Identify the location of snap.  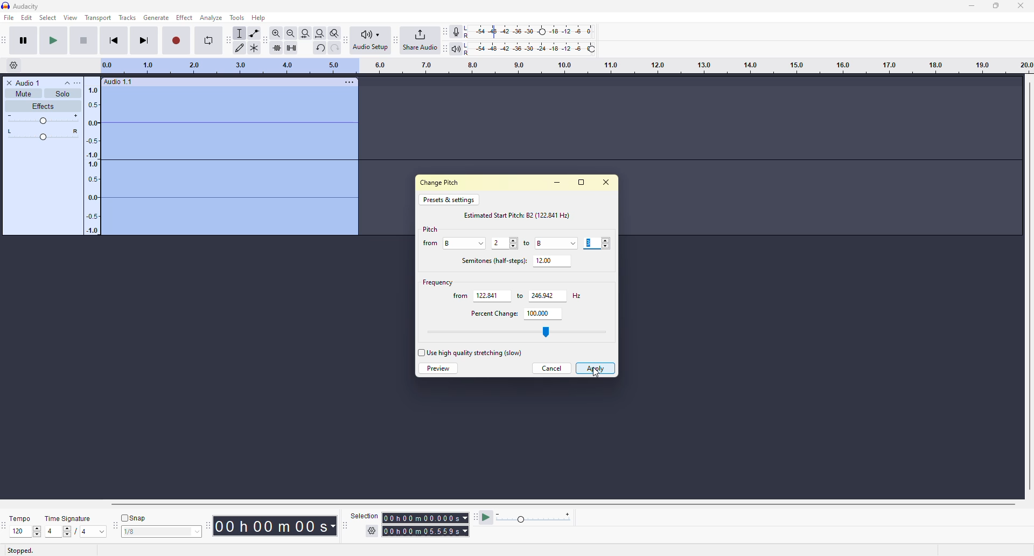
(135, 518).